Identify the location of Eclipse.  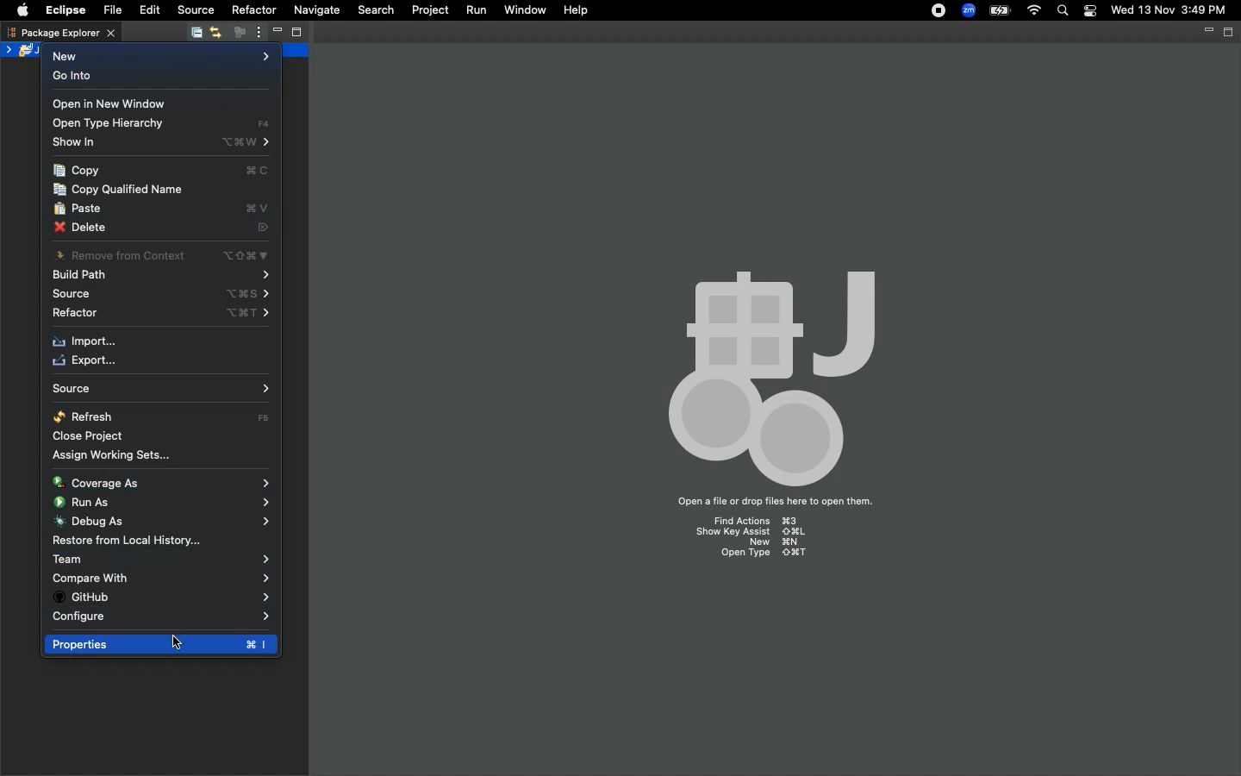
(62, 10).